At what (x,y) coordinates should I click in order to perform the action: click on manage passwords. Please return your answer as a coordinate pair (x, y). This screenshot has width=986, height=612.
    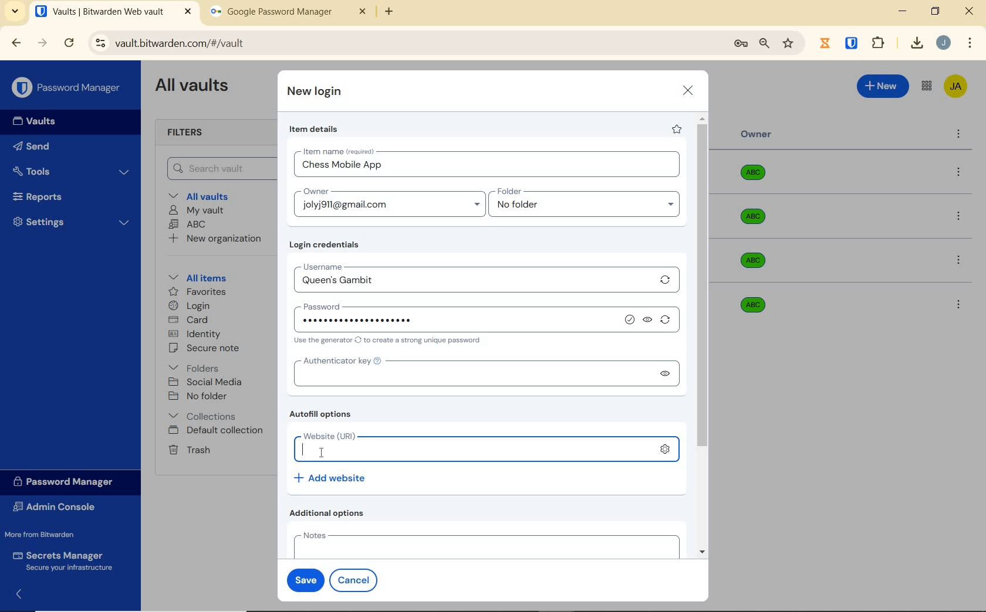
    Looking at the image, I should click on (741, 44).